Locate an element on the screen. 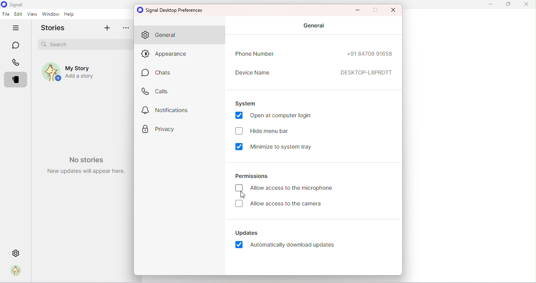 This screenshot has width=536, height=283. Allow access to the camera is located at coordinates (281, 205).